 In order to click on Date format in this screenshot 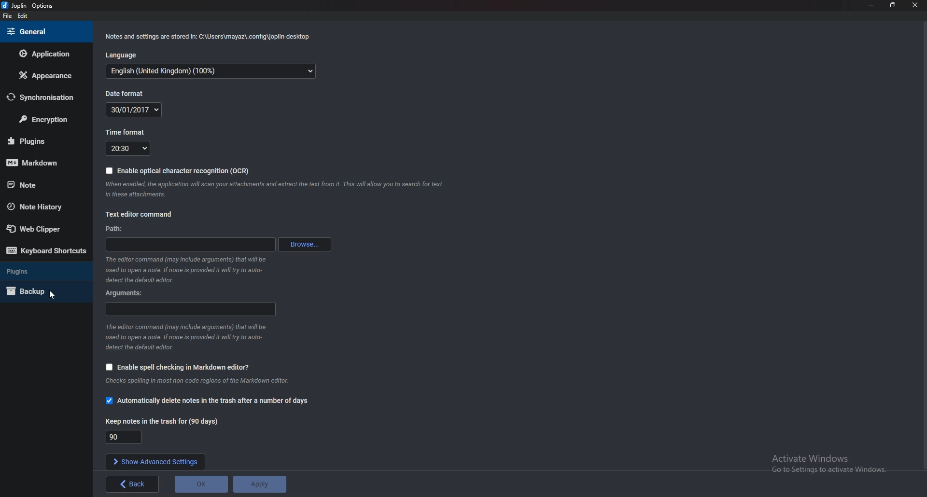, I will do `click(130, 93)`.